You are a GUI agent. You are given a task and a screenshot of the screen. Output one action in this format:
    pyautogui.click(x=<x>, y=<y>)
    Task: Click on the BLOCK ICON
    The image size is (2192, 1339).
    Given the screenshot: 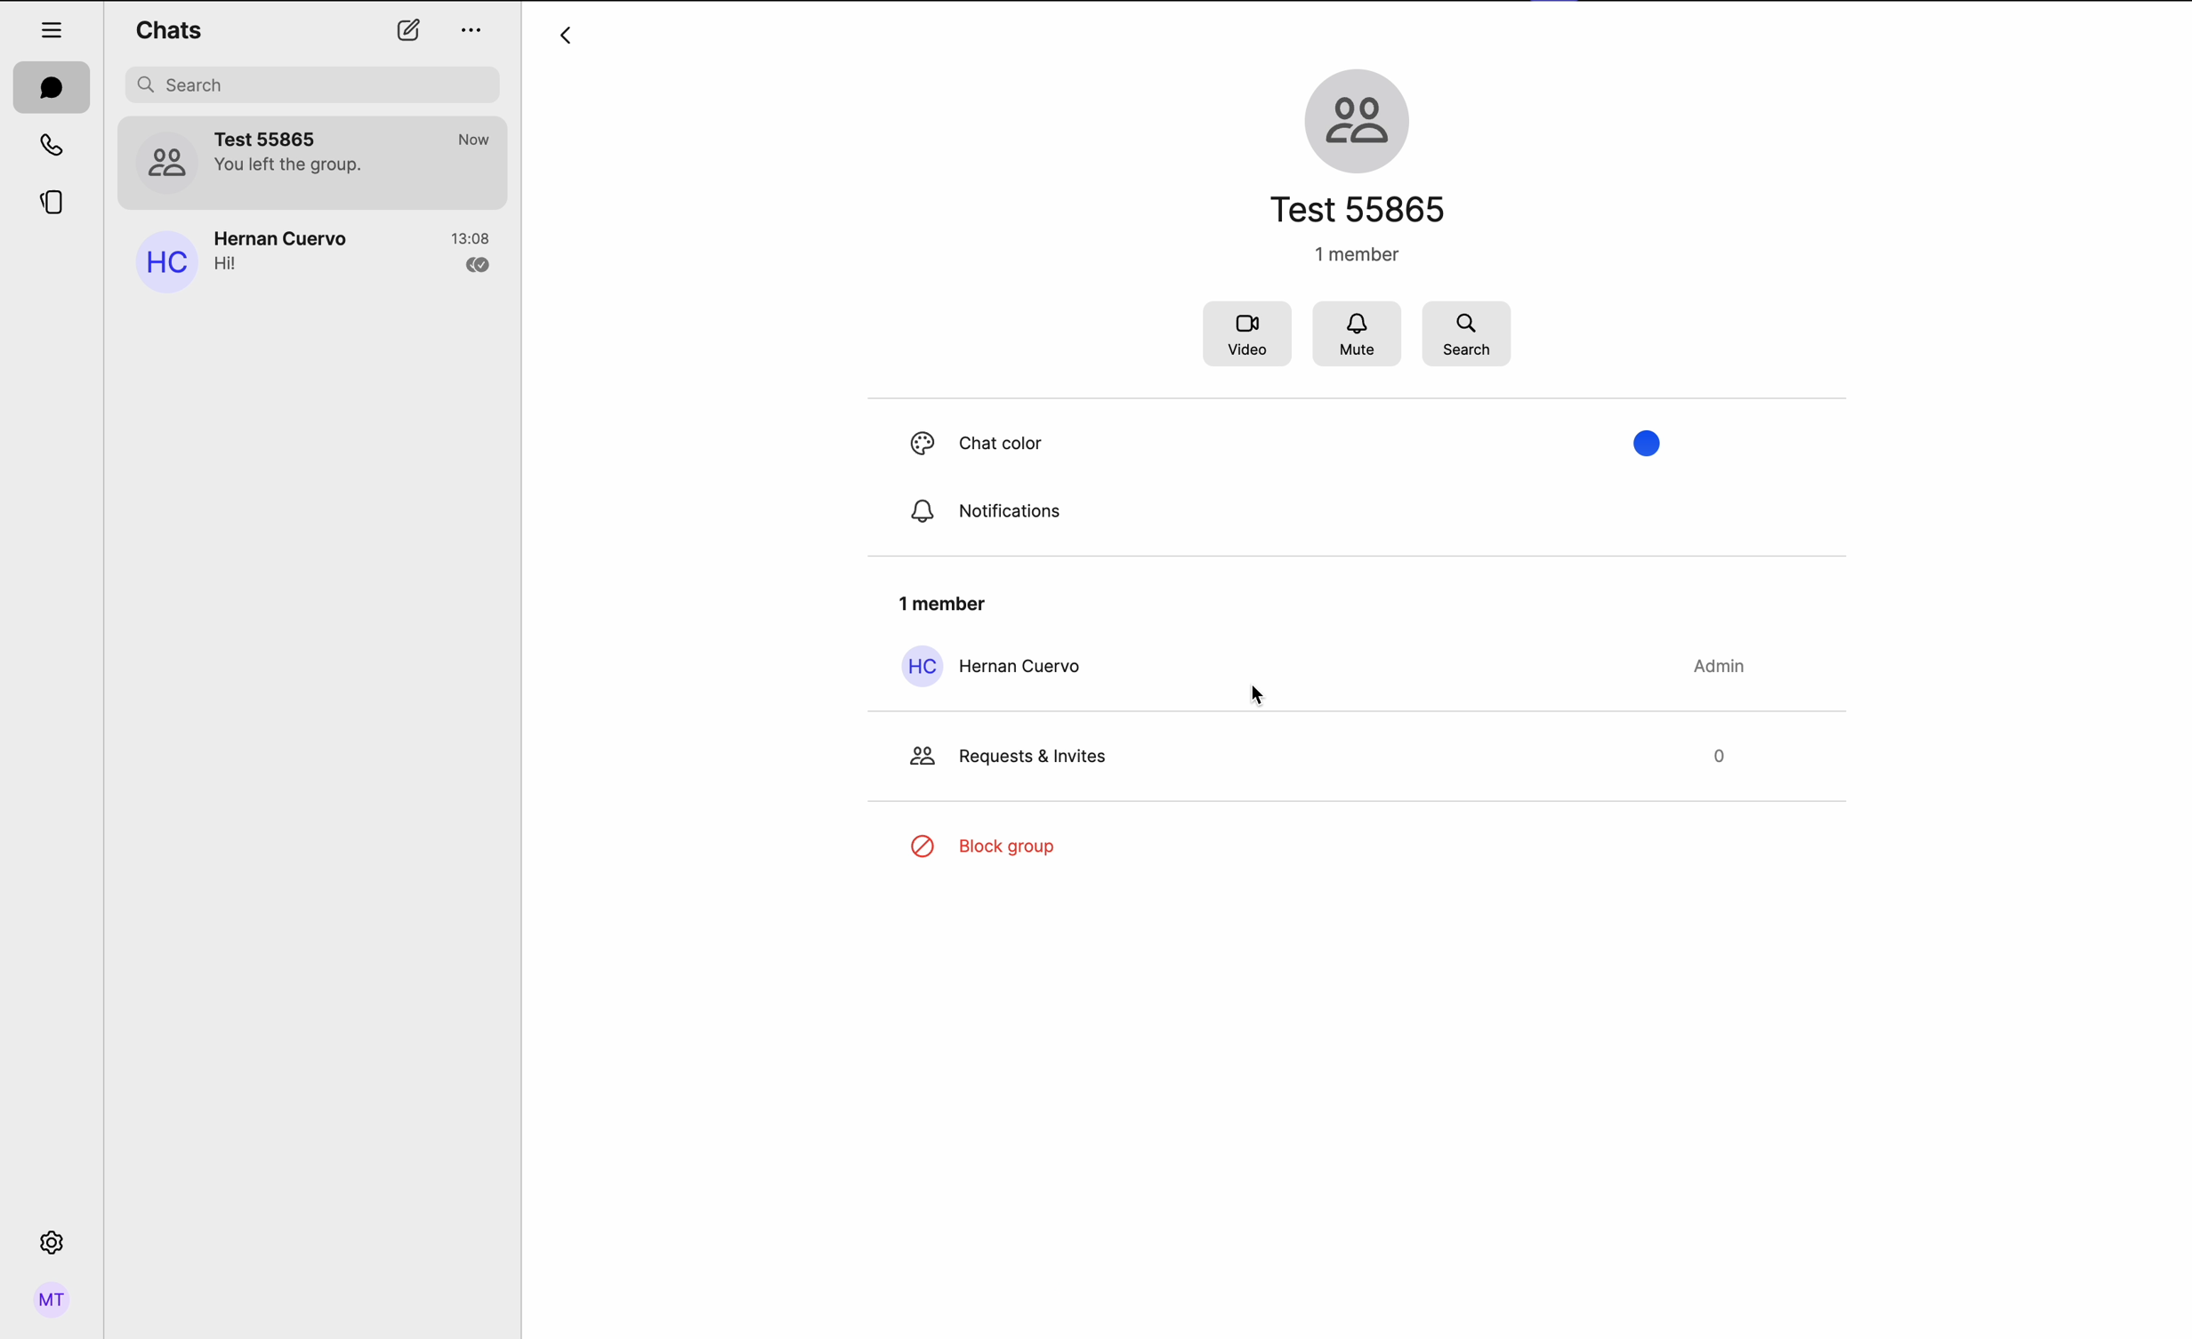 What is the action you would take?
    pyautogui.click(x=928, y=844)
    